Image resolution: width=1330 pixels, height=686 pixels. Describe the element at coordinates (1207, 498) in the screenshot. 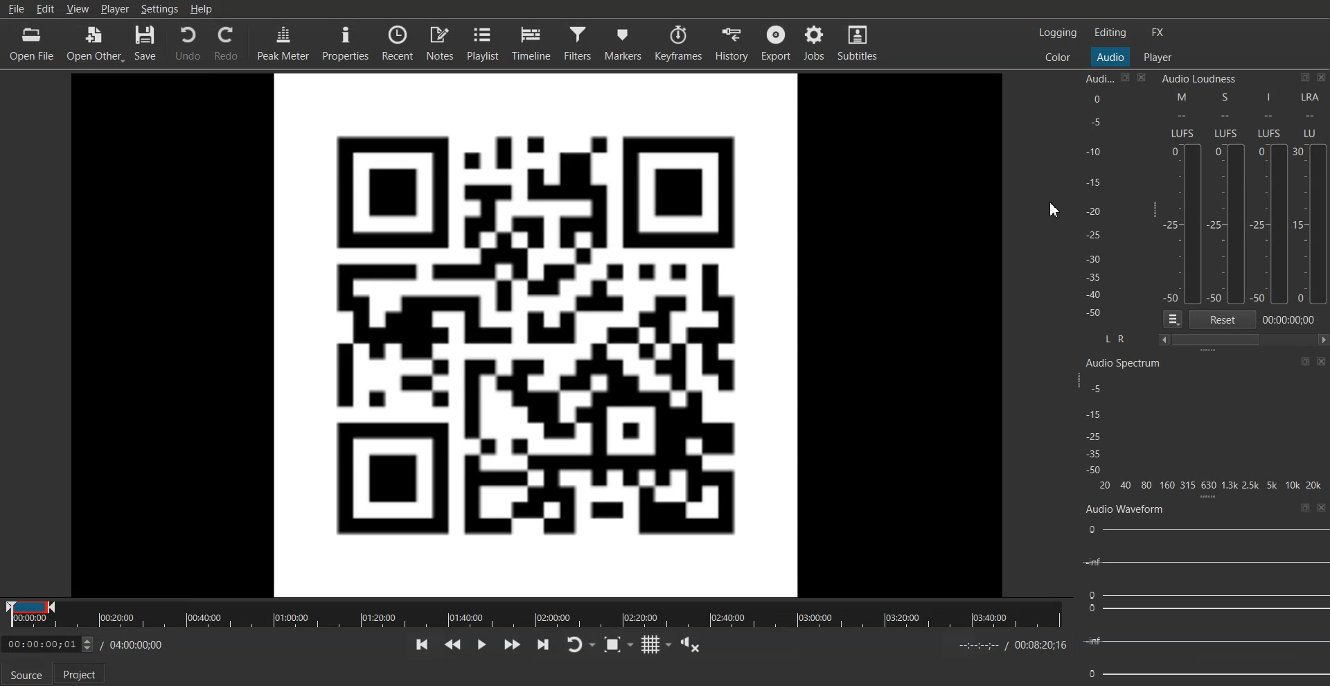

I see `Window Adjuster` at that location.